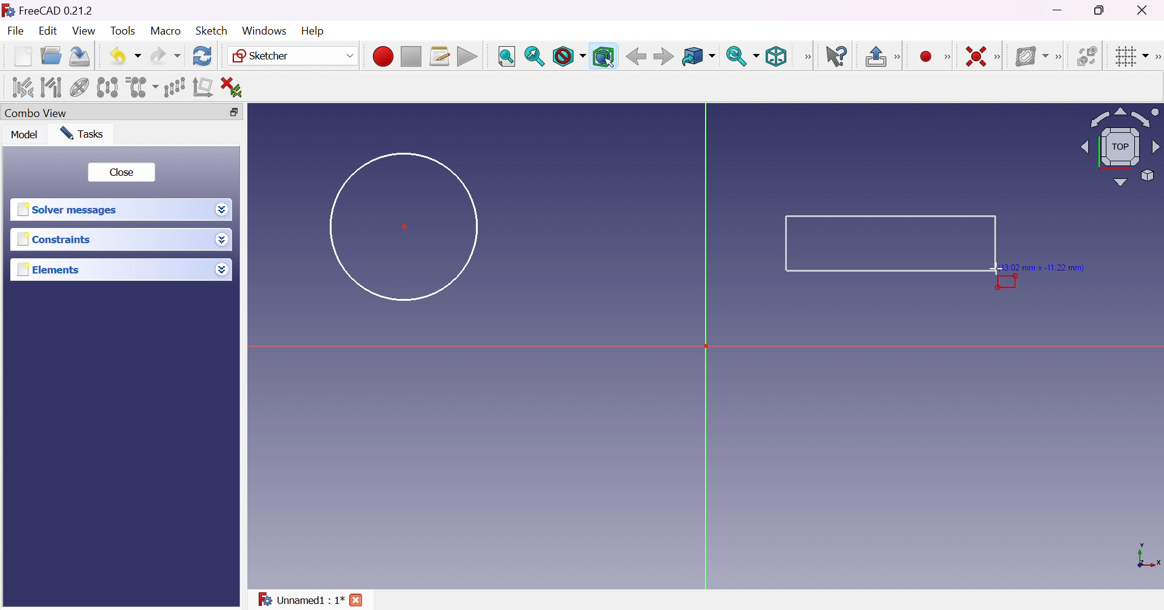 The width and height of the screenshot is (1164, 610). What do you see at coordinates (49, 32) in the screenshot?
I see `Edit` at bounding box center [49, 32].